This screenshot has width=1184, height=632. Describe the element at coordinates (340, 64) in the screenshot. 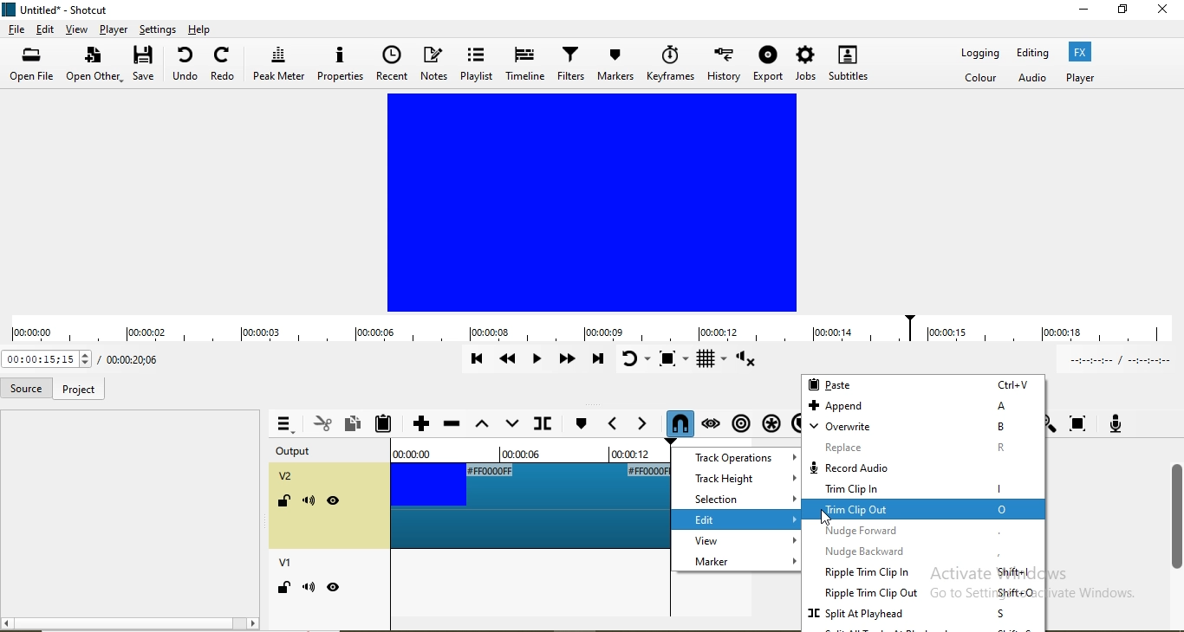

I see `properties` at that location.